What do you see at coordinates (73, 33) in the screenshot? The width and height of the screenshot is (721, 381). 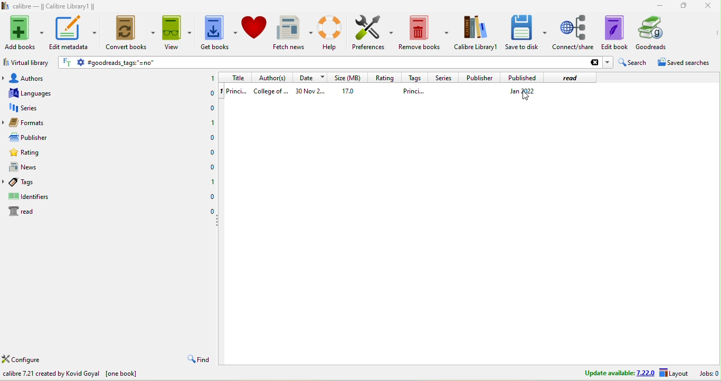 I see `edit metadata` at bounding box center [73, 33].